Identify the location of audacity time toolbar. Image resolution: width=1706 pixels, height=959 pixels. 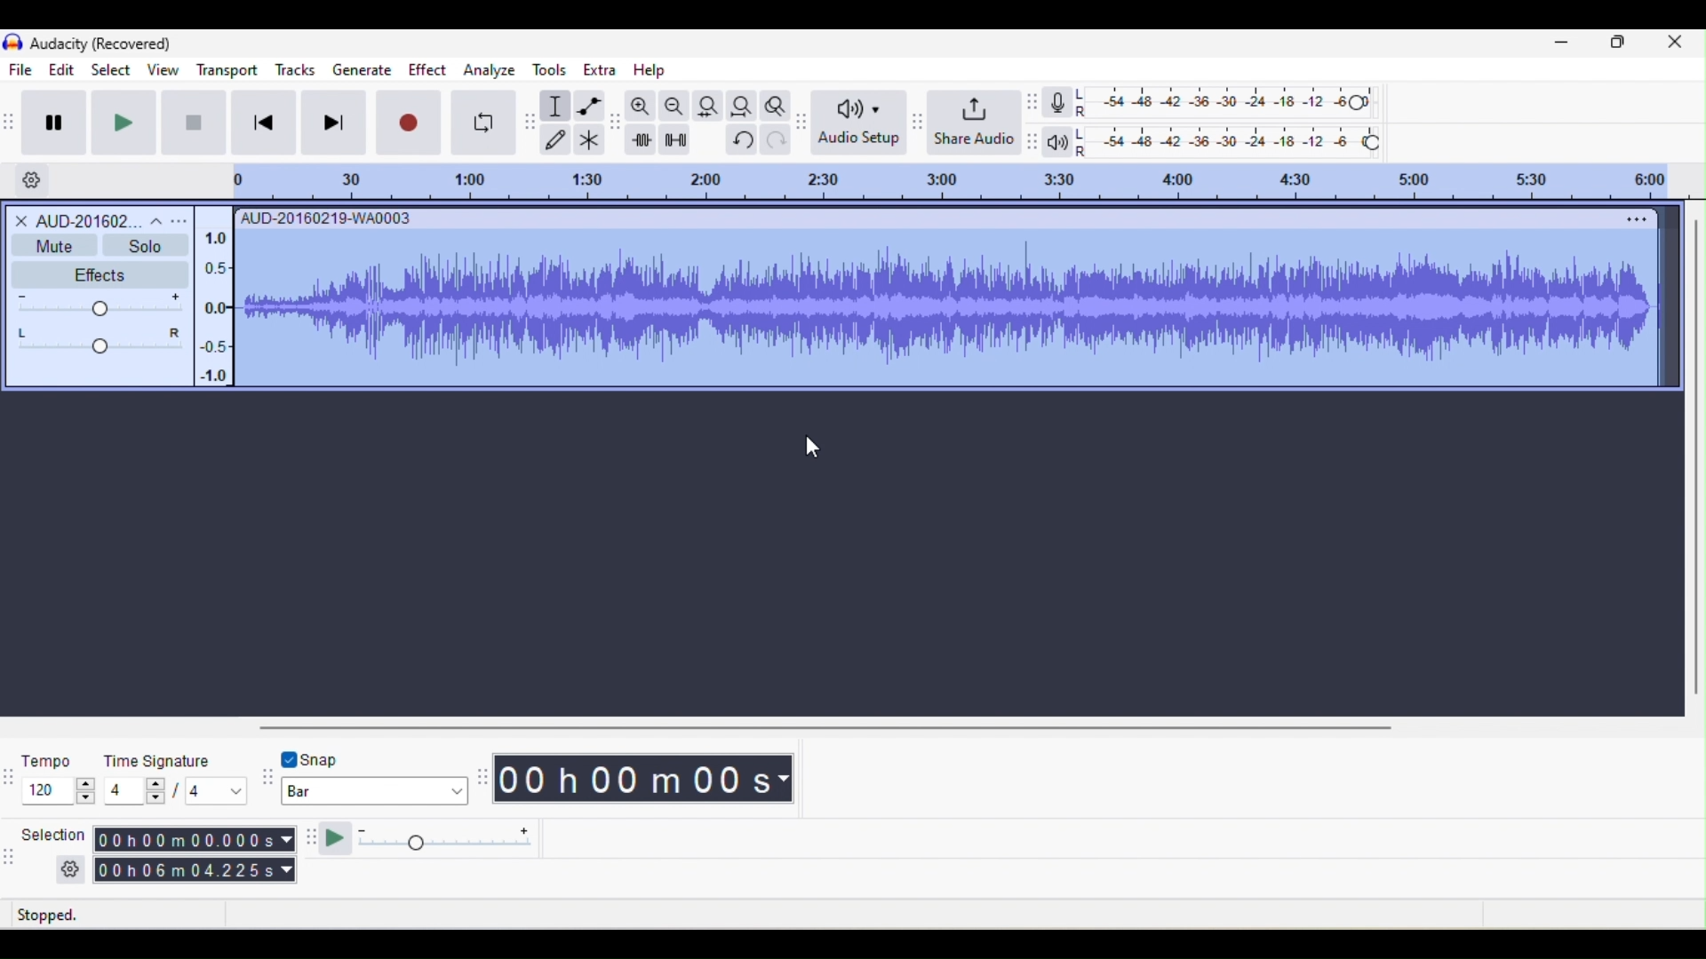
(482, 777).